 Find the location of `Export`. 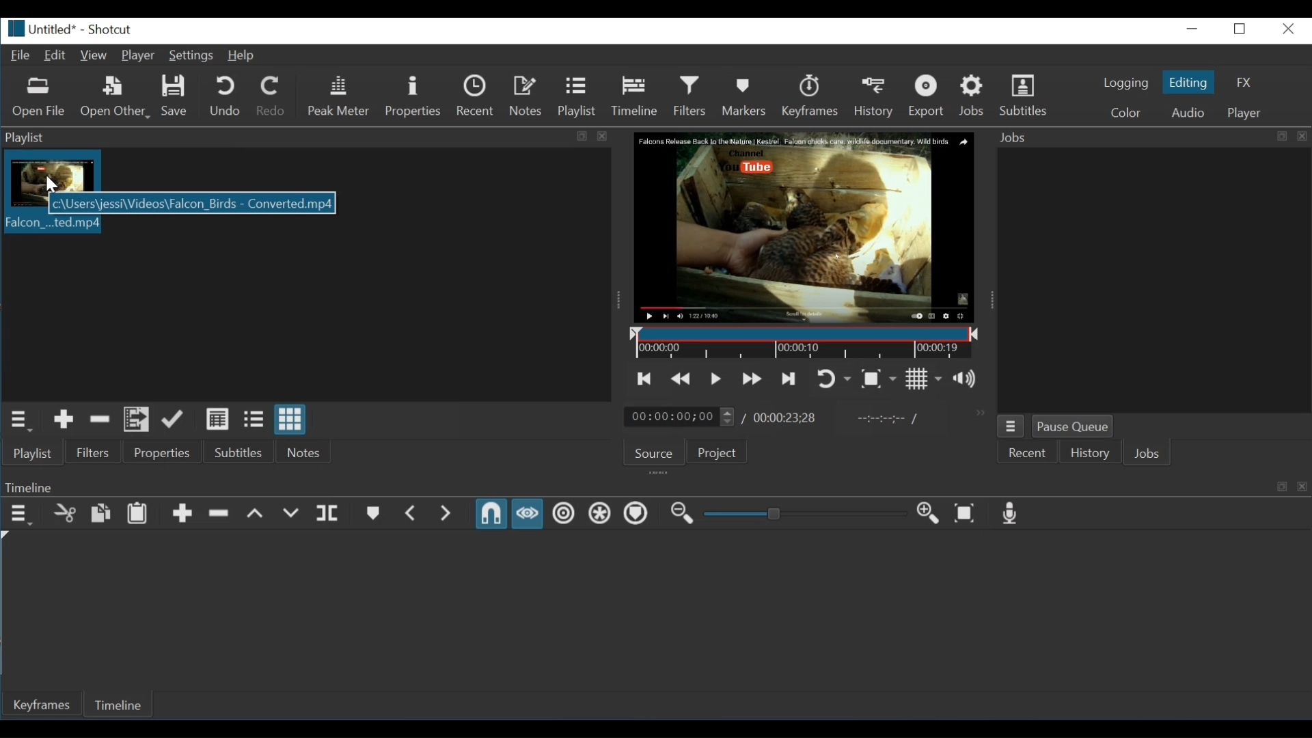

Export is located at coordinates (931, 96).